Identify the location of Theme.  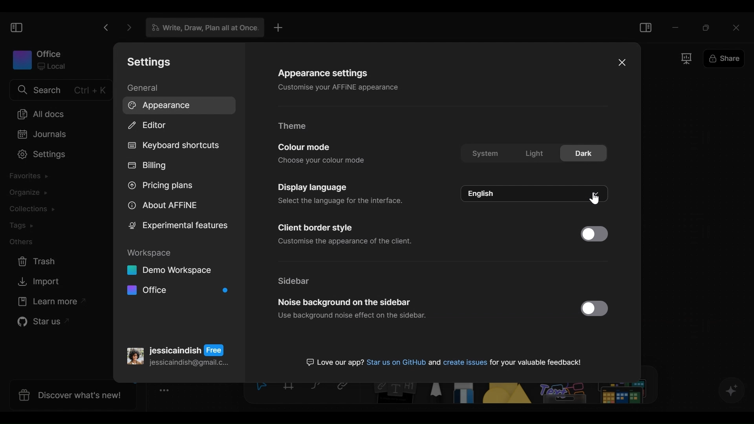
(295, 126).